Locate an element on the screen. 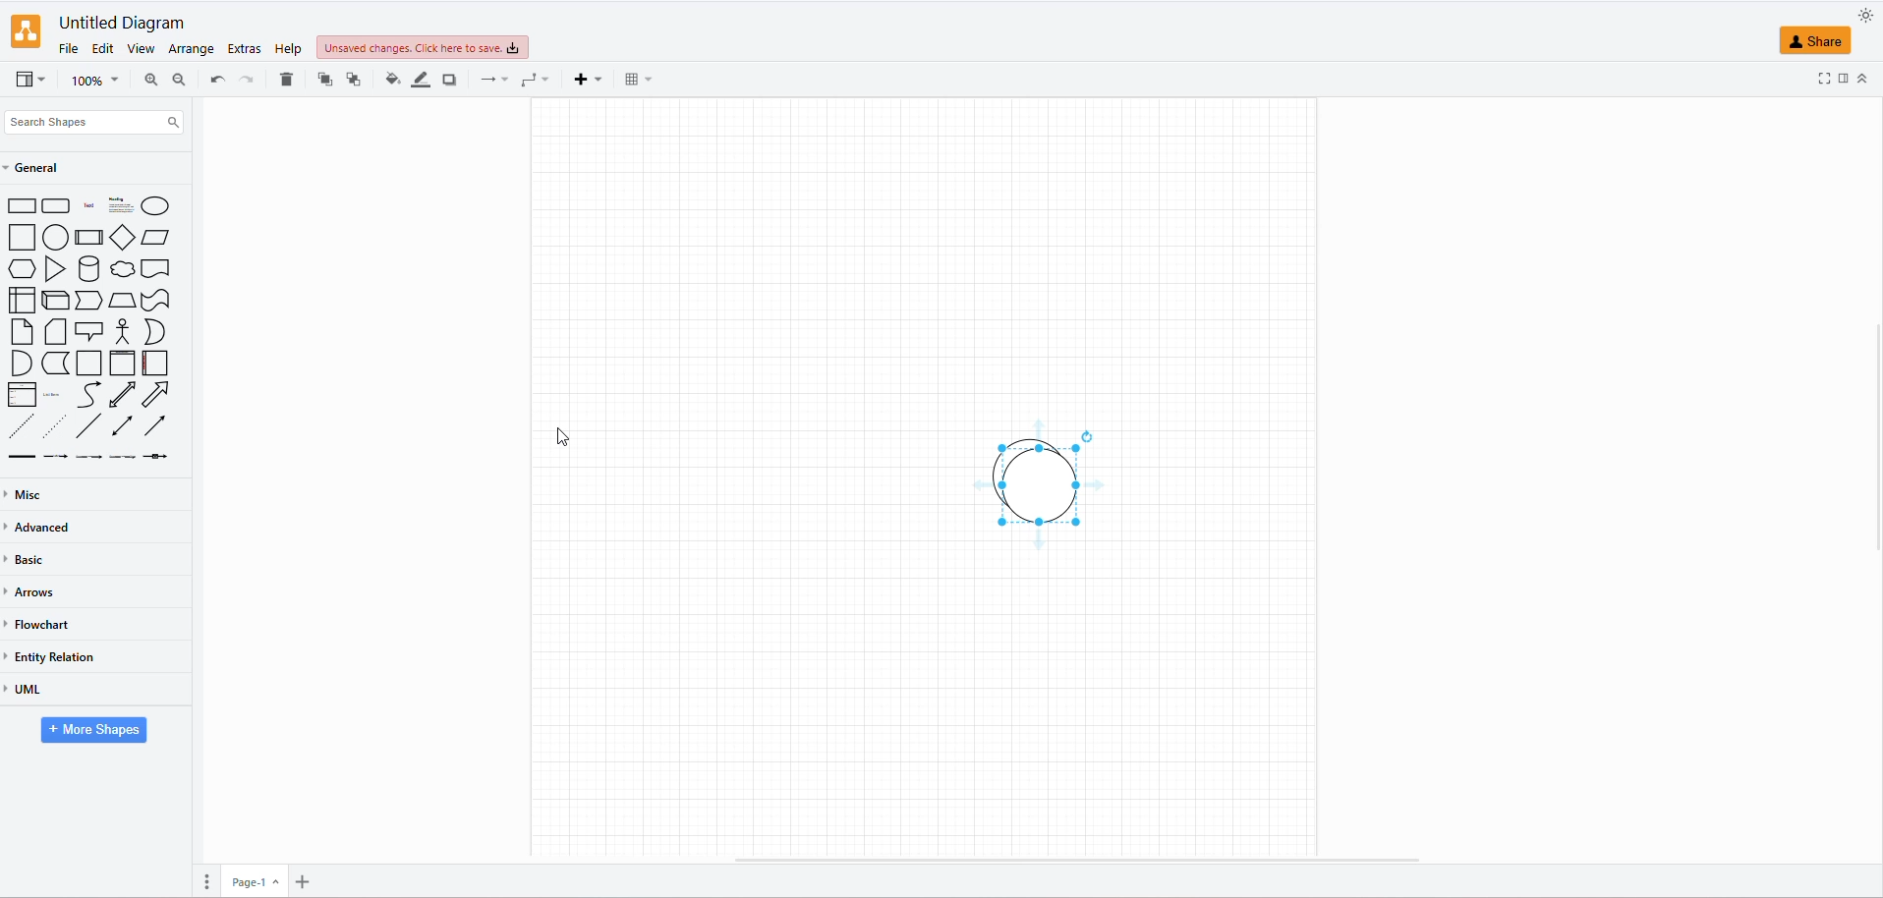 This screenshot has height=898, width=1883. CYLINDER is located at coordinates (89, 267).